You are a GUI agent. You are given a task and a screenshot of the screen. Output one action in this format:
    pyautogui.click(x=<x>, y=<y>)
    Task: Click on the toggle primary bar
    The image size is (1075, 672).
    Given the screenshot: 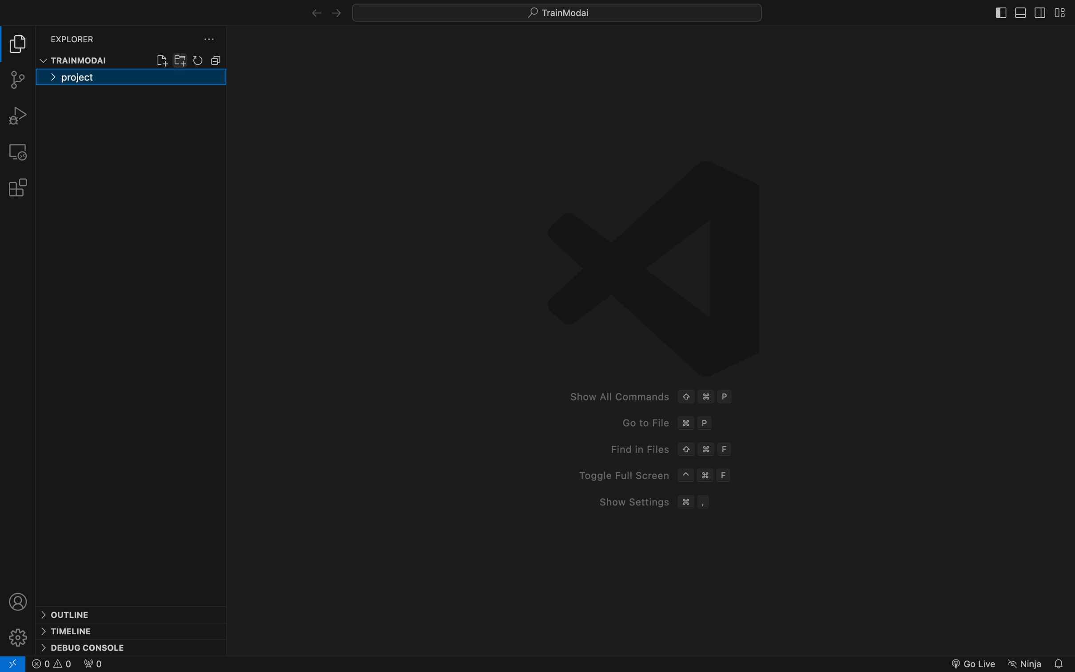 What is the action you would take?
    pyautogui.click(x=1019, y=13)
    